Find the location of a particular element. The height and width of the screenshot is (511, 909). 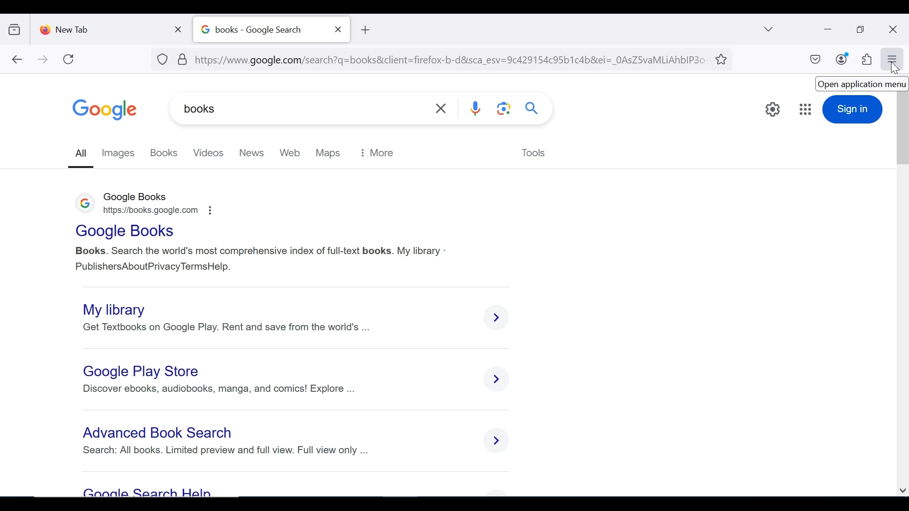

clear search is located at coordinates (442, 108).